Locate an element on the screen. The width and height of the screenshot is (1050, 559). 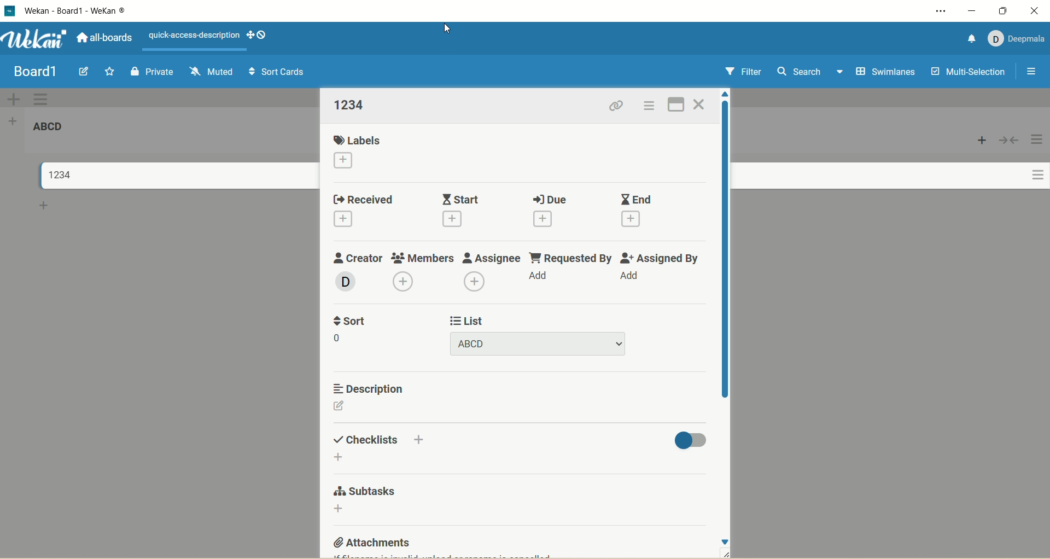
add swimlane is located at coordinates (16, 98).